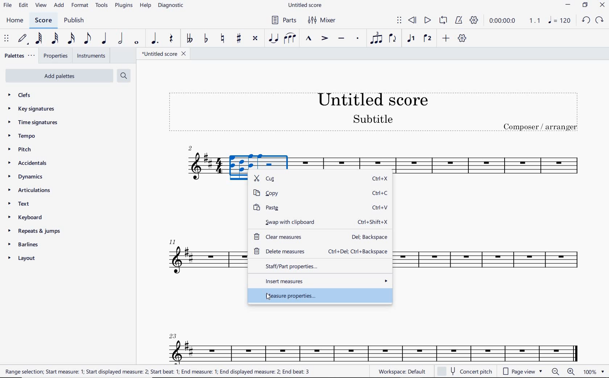 This screenshot has height=378, width=609. I want to click on 64TH NOTE, so click(40, 39).